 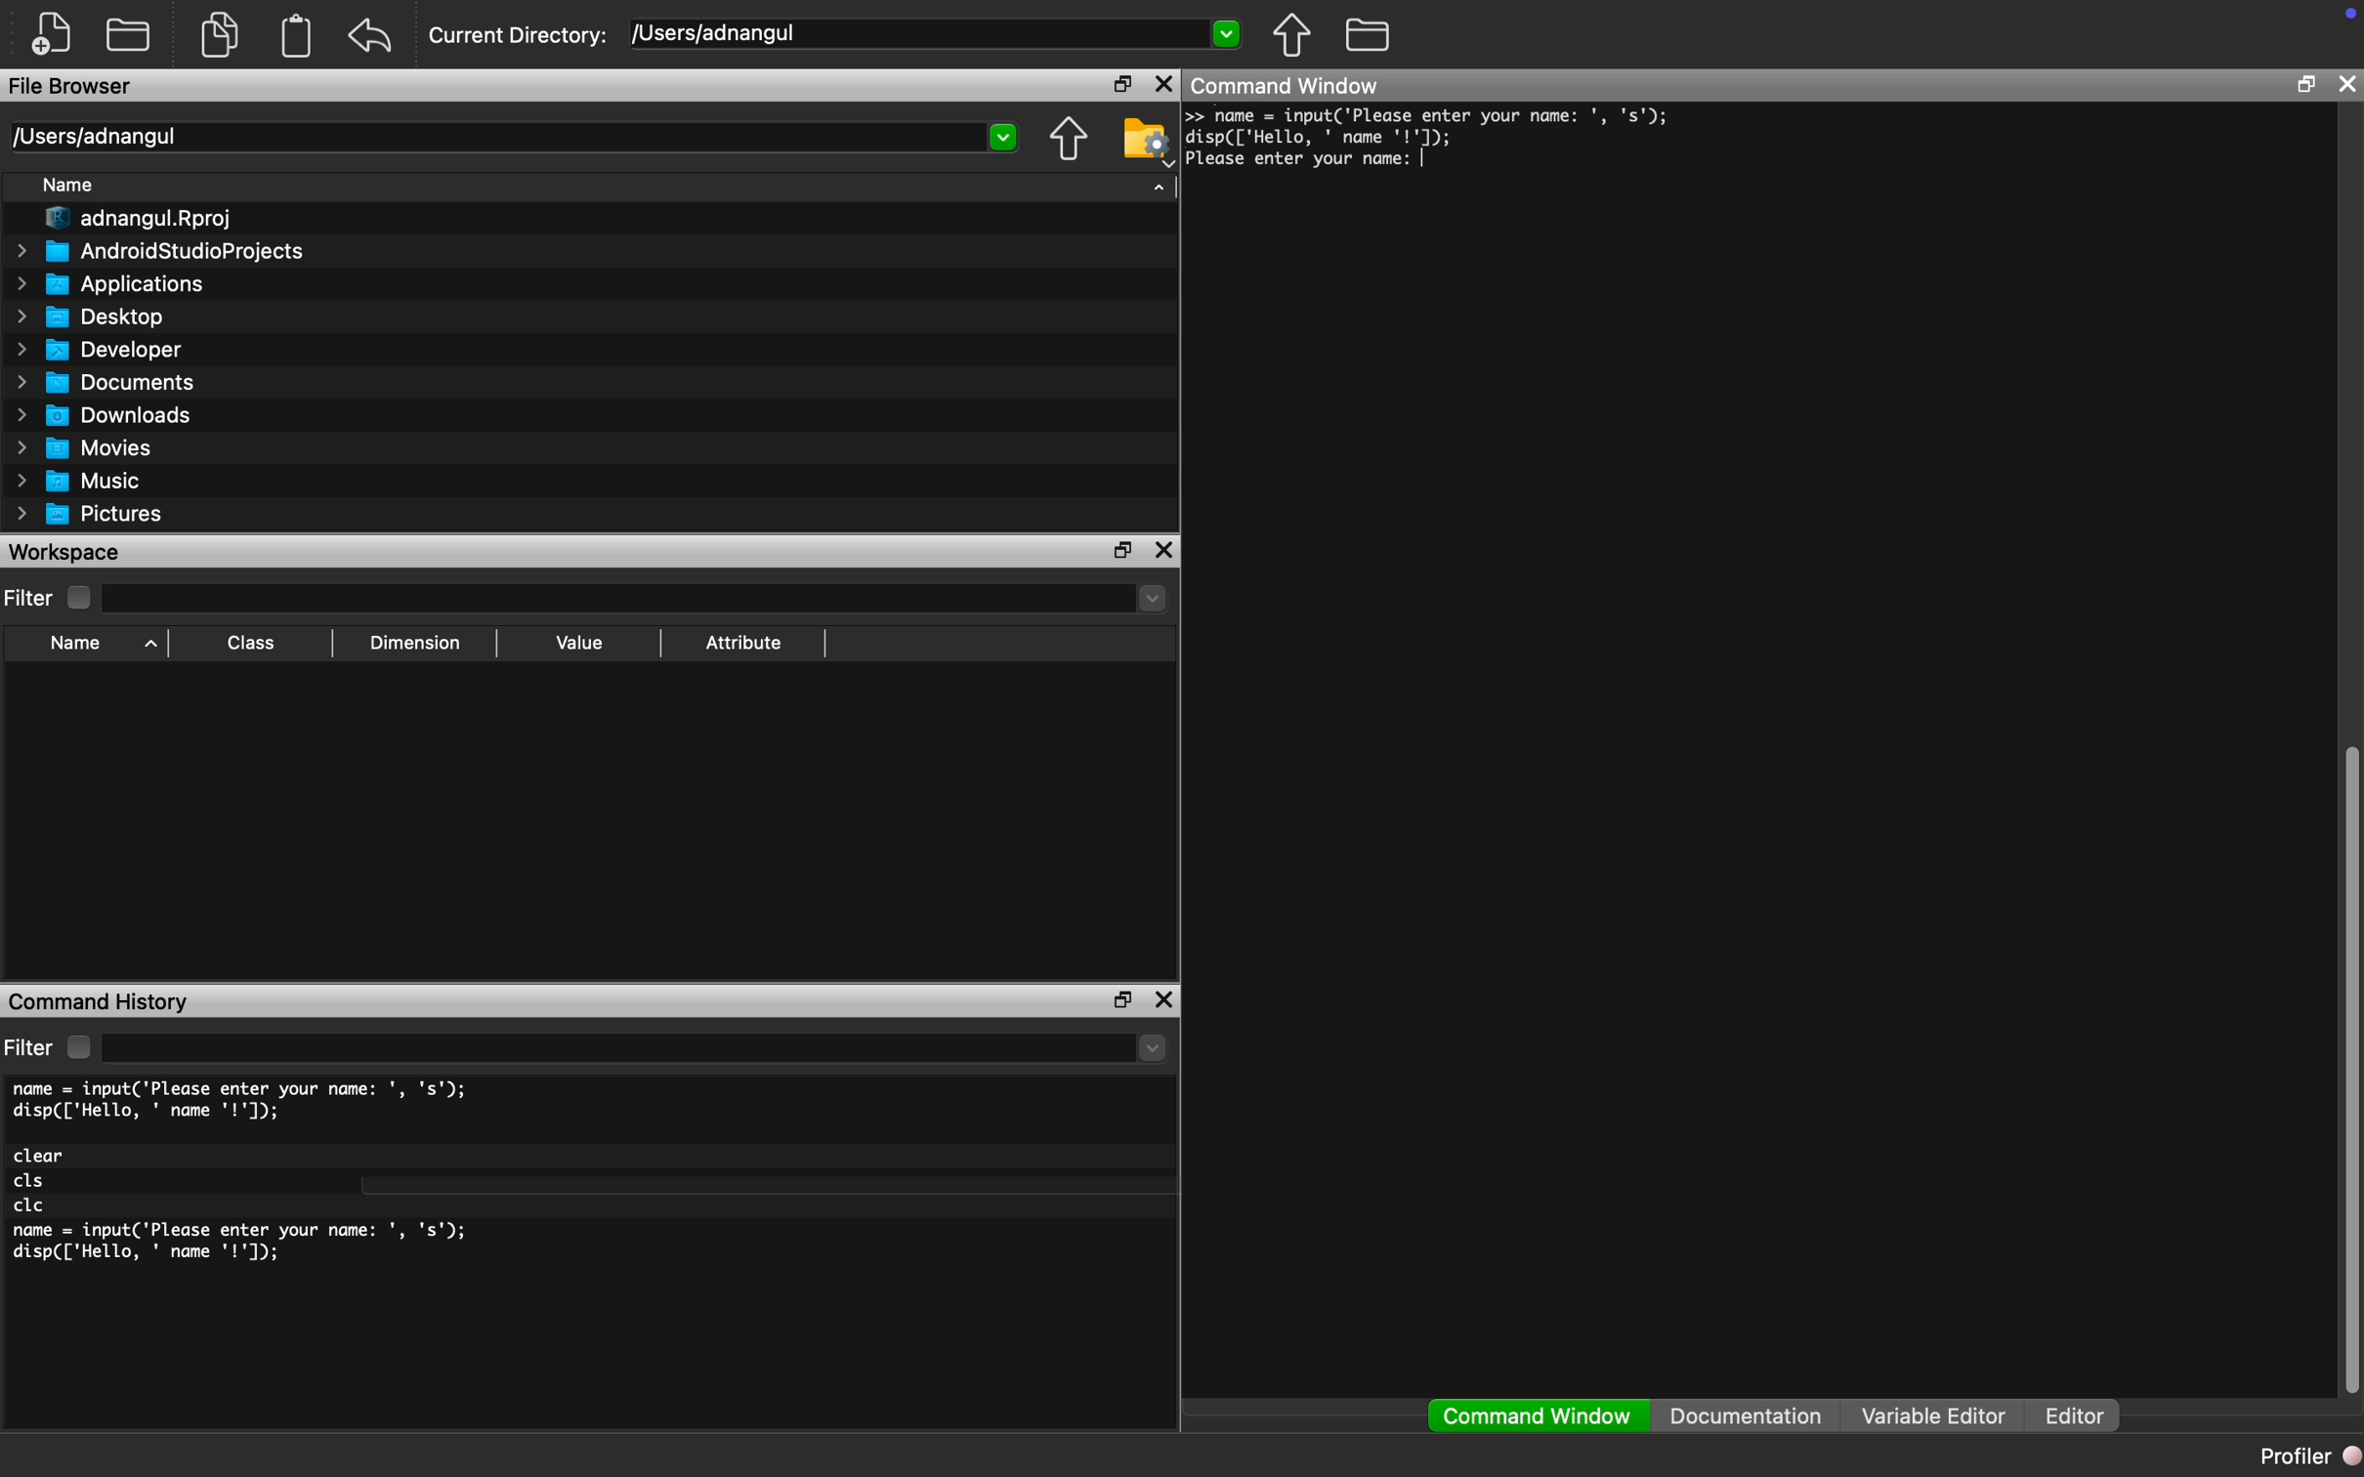 I want to click on Class, so click(x=247, y=643).